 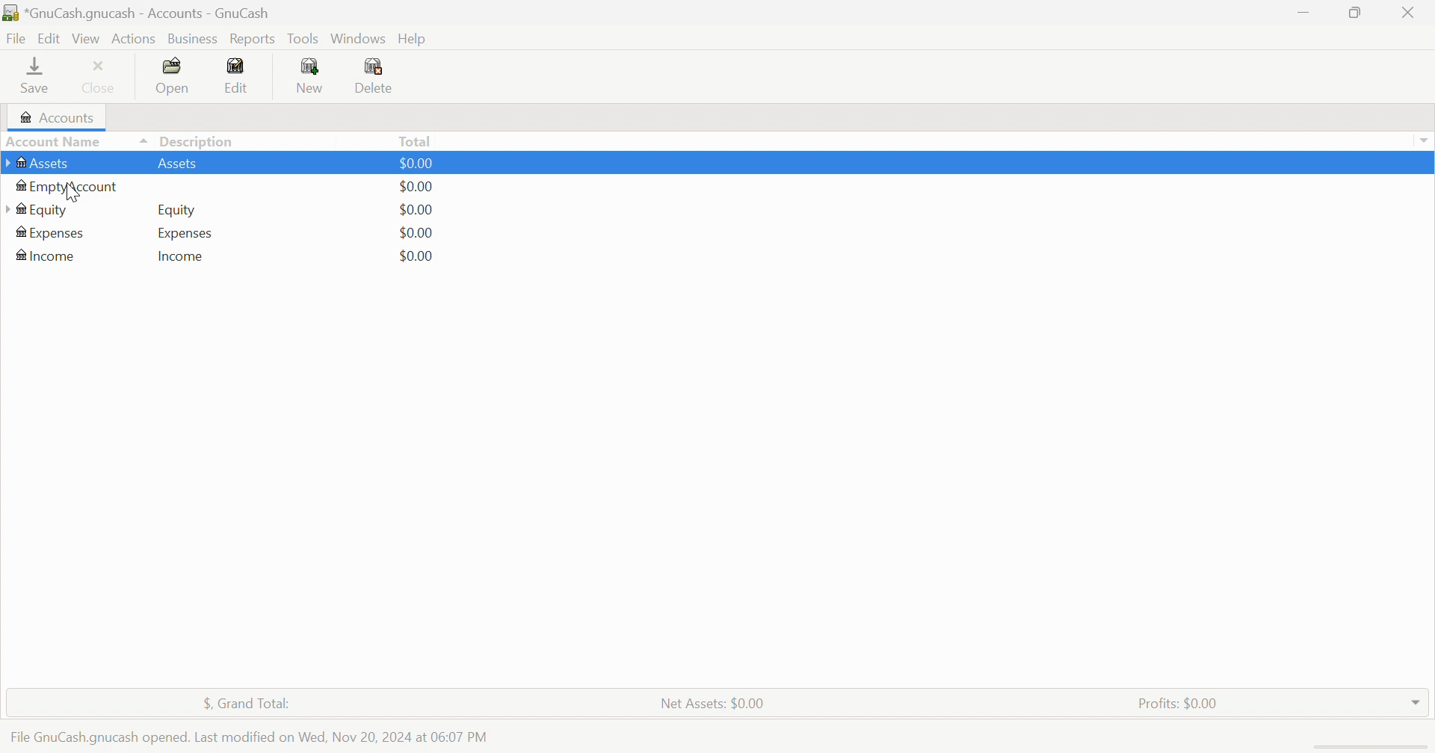 What do you see at coordinates (178, 164) in the screenshot?
I see `Assets` at bounding box center [178, 164].